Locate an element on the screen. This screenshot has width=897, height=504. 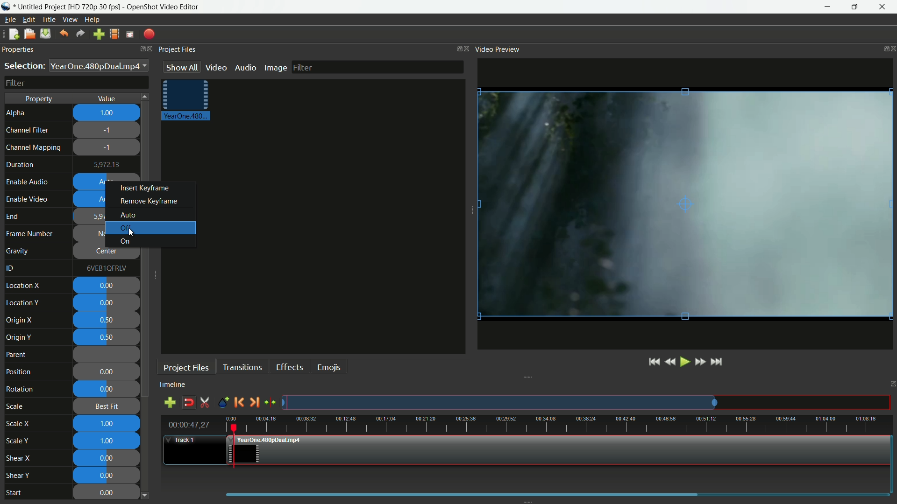
1.00 is located at coordinates (107, 424).